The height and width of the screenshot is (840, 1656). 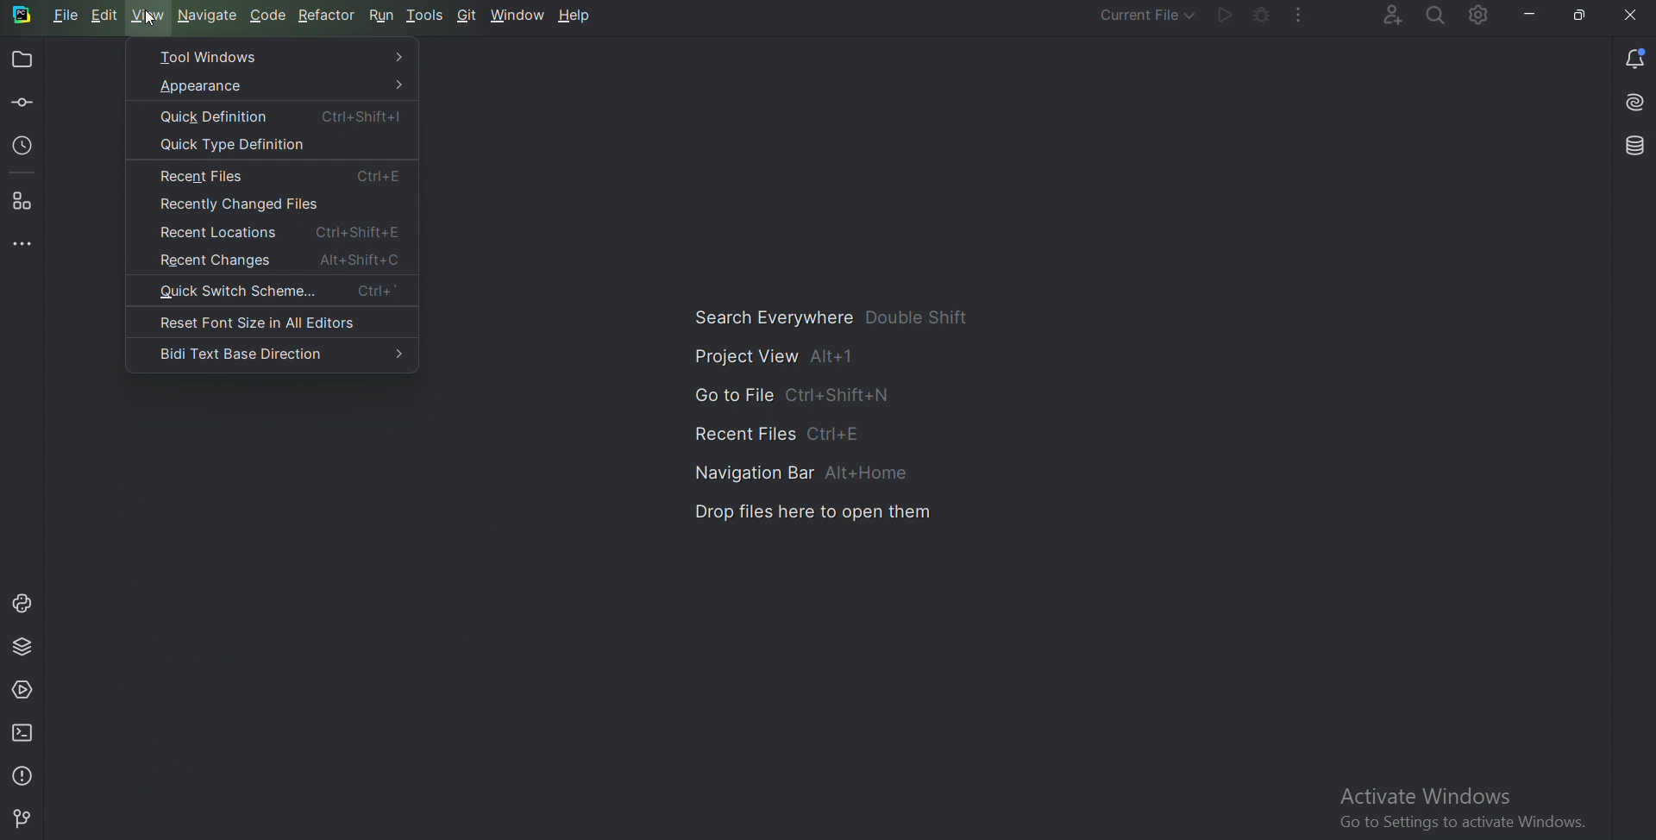 I want to click on view, so click(x=148, y=15).